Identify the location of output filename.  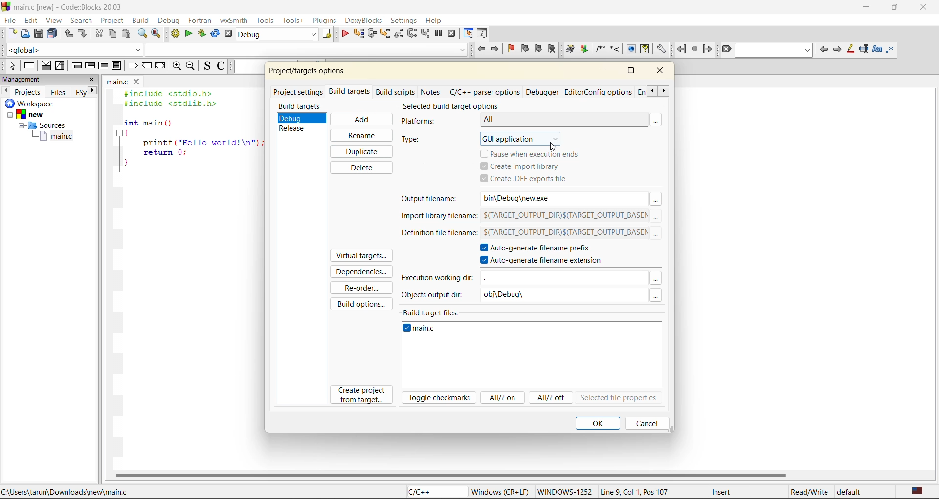
(433, 200).